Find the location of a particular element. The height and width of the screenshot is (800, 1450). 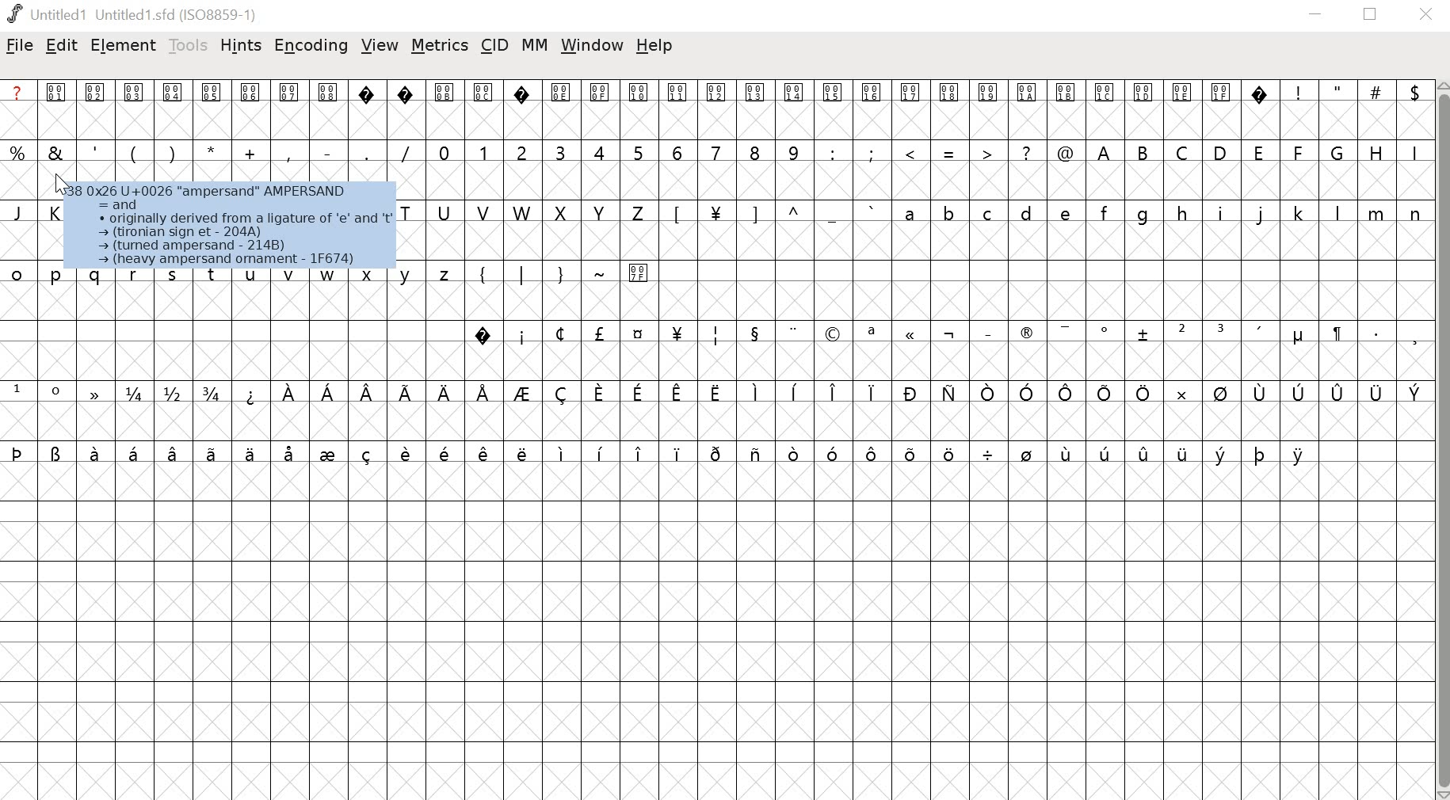

w is located at coordinates (328, 276).